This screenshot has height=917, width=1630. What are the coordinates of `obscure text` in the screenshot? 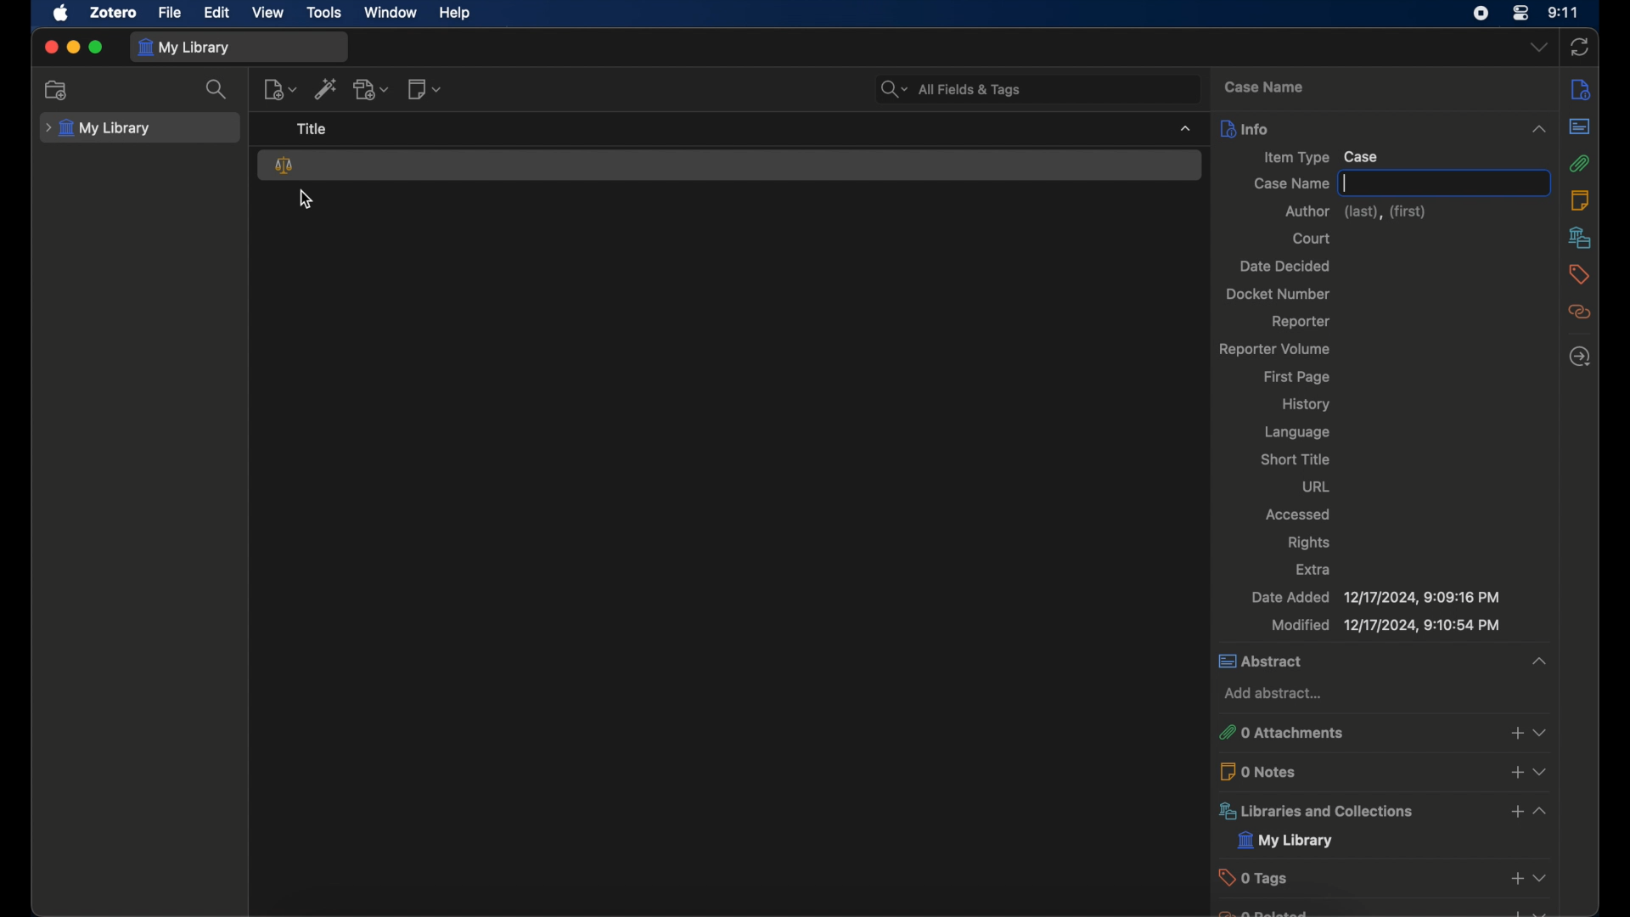 It's located at (1385, 907).